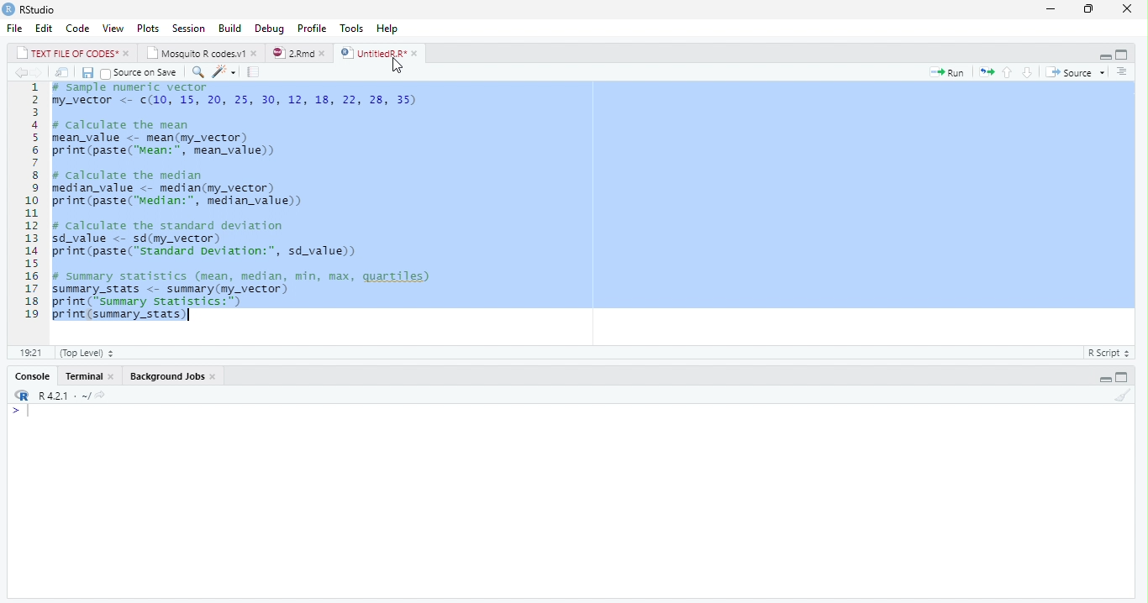 The image size is (1148, 603). What do you see at coordinates (1051, 10) in the screenshot?
I see `minimize` at bounding box center [1051, 10].